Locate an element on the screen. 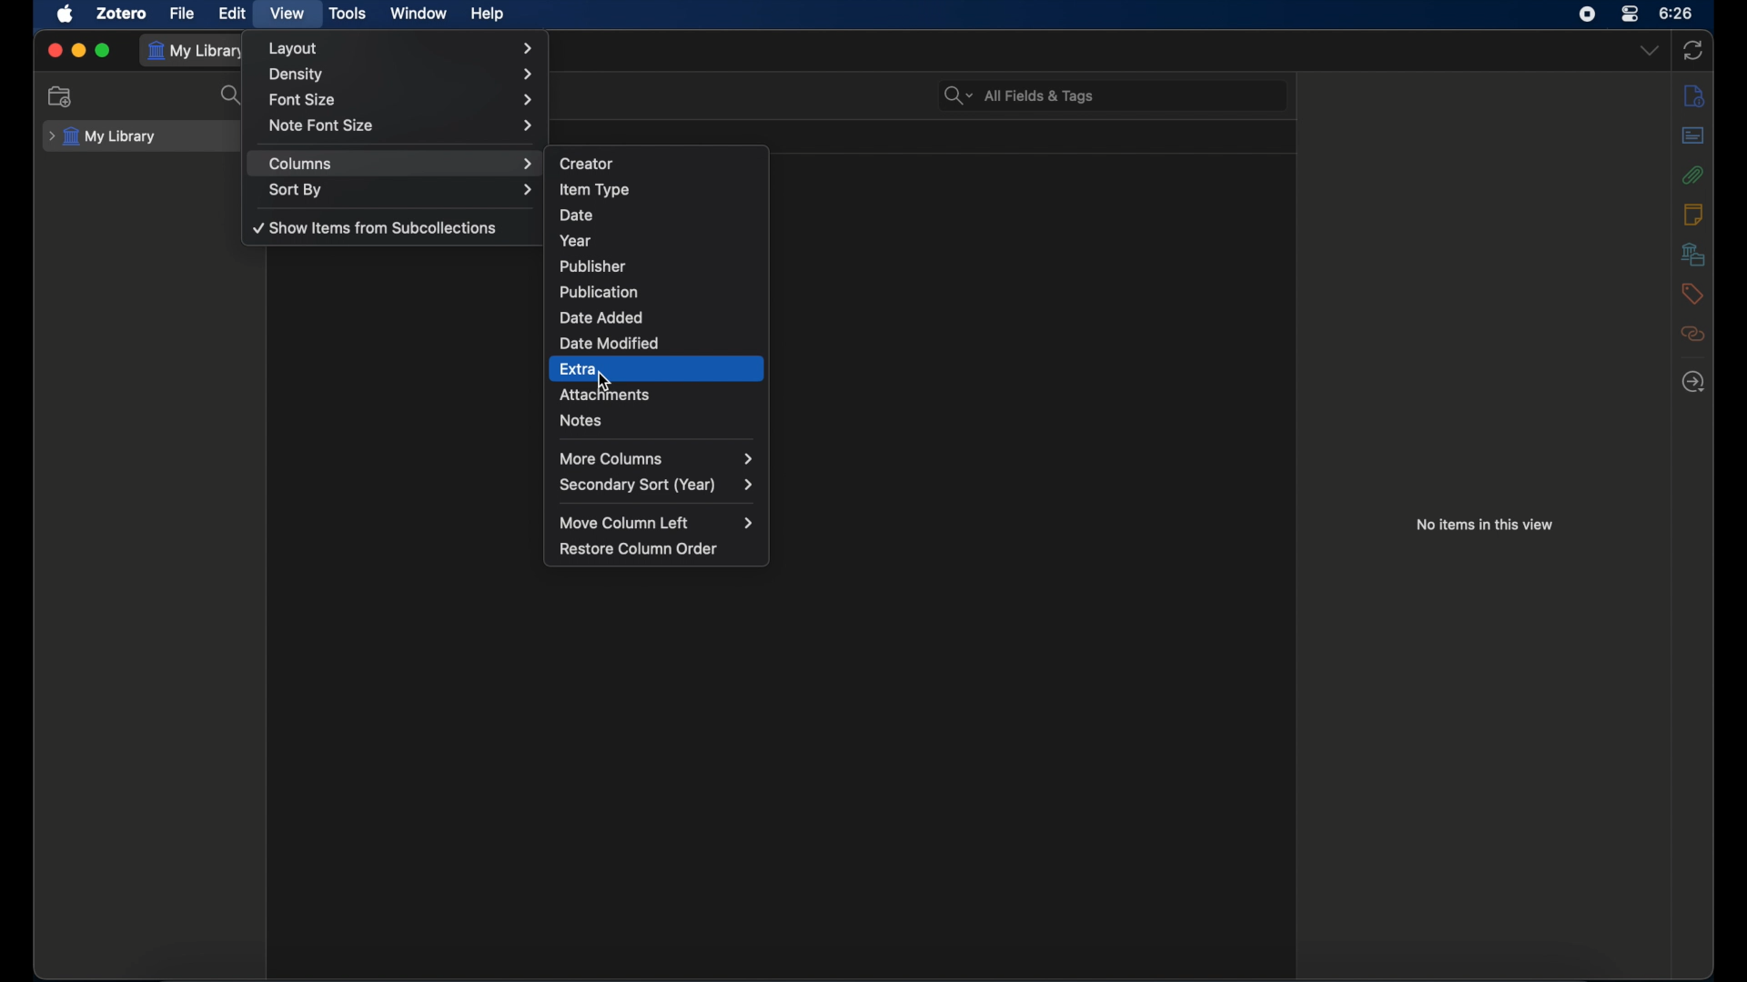  secondary sort is located at coordinates (656, 486).